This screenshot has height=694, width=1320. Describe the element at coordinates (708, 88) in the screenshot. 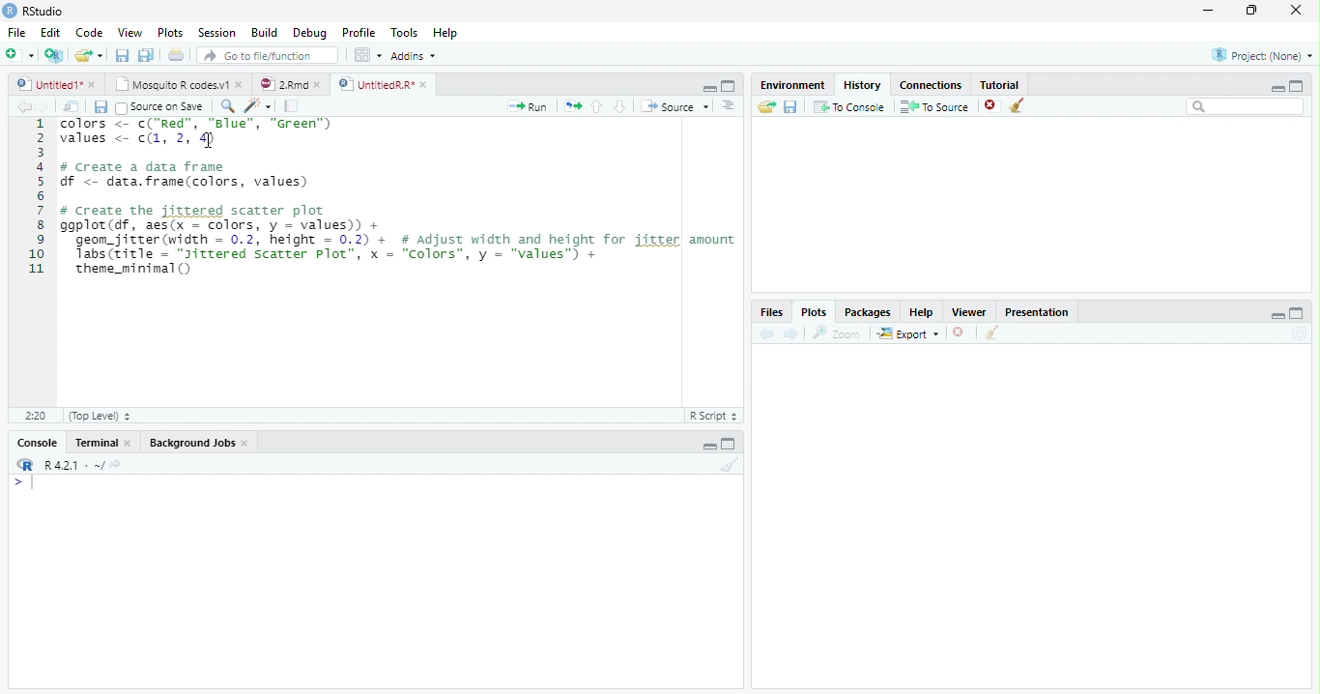

I see `Minimize` at that location.